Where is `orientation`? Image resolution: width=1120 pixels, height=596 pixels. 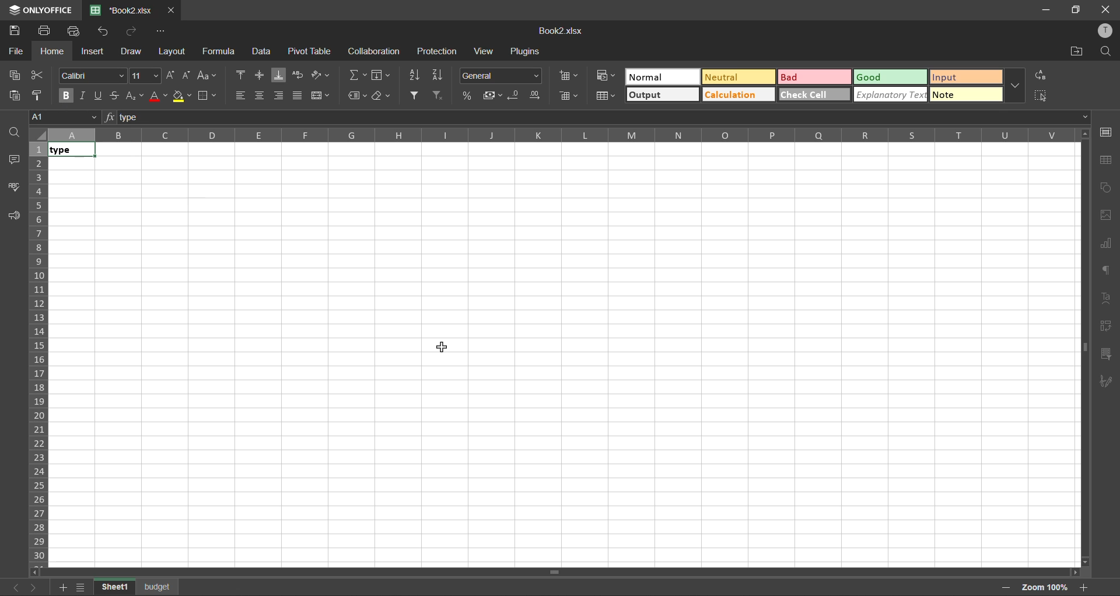
orientation is located at coordinates (320, 75).